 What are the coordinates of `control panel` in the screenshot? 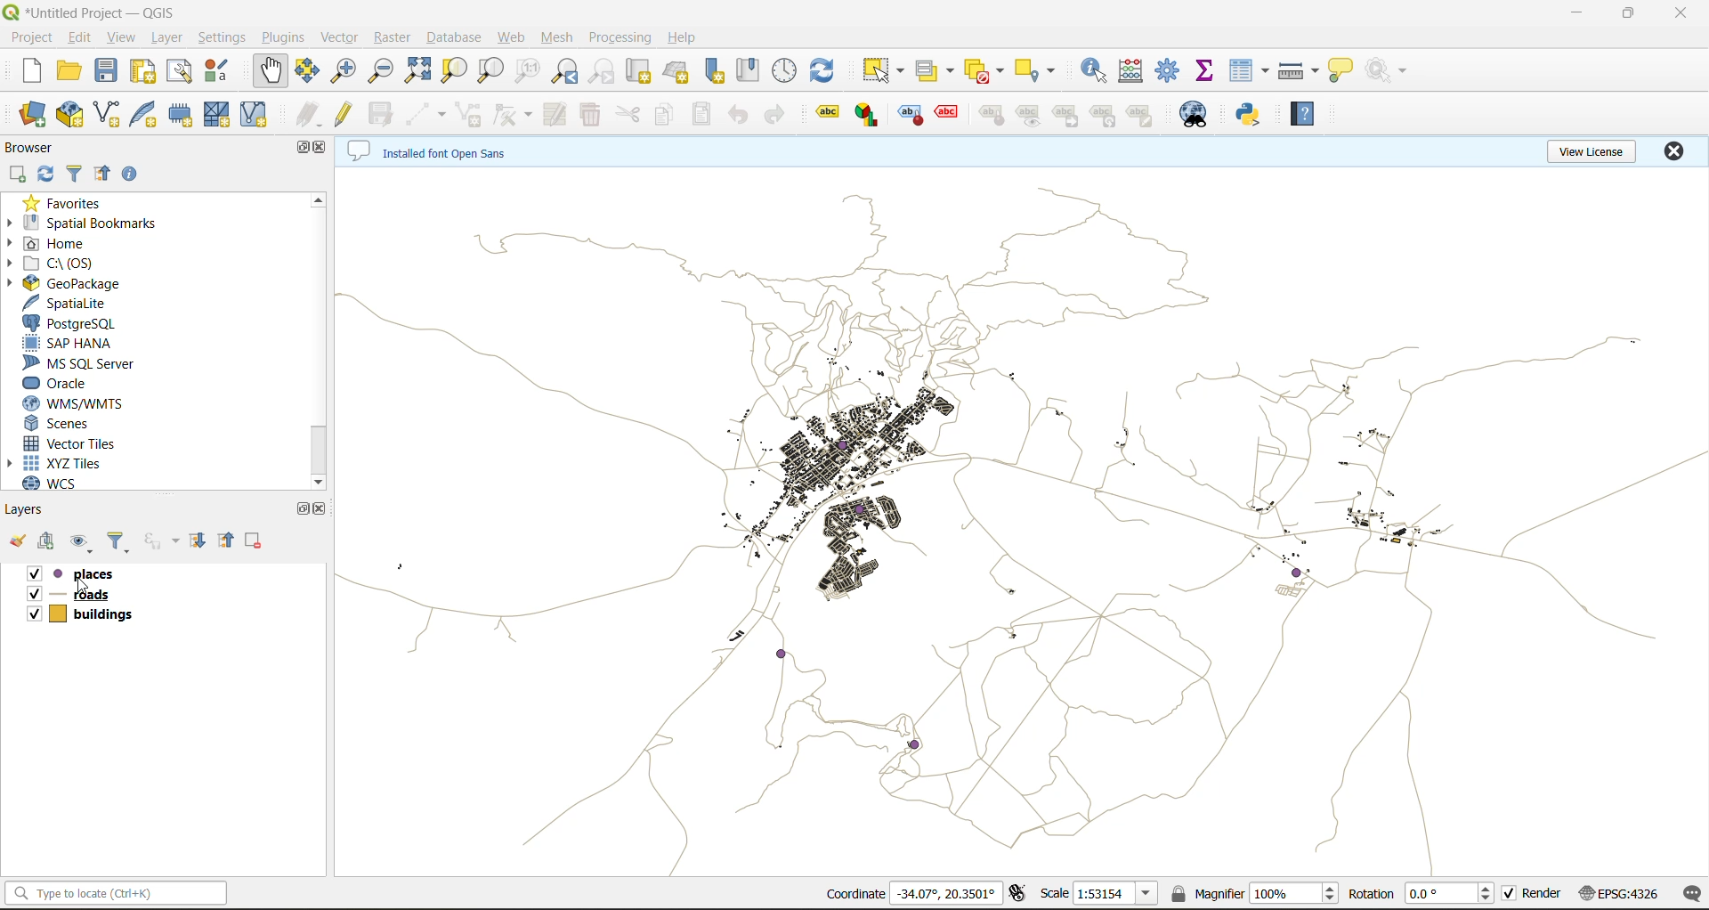 It's located at (789, 67).